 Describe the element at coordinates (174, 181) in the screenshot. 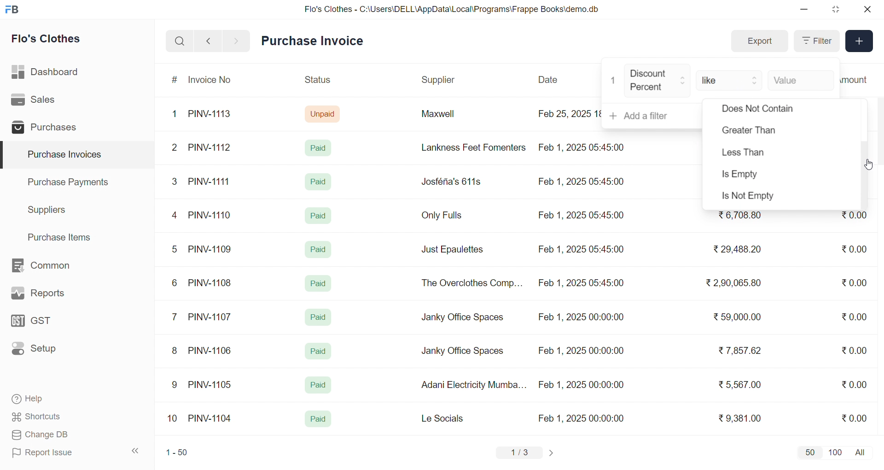

I see `3` at that location.